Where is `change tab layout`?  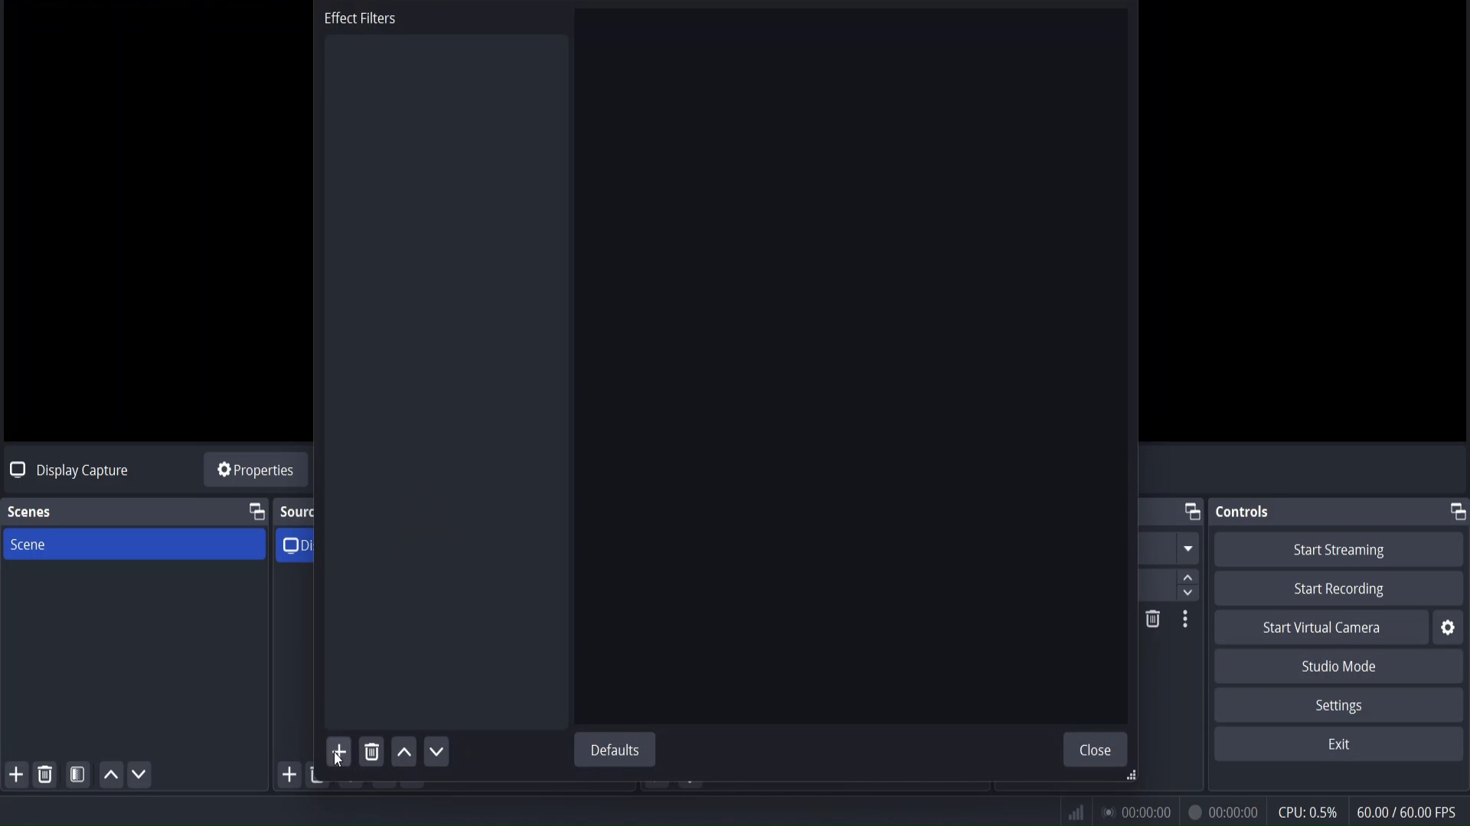
change tab layout is located at coordinates (1191, 512).